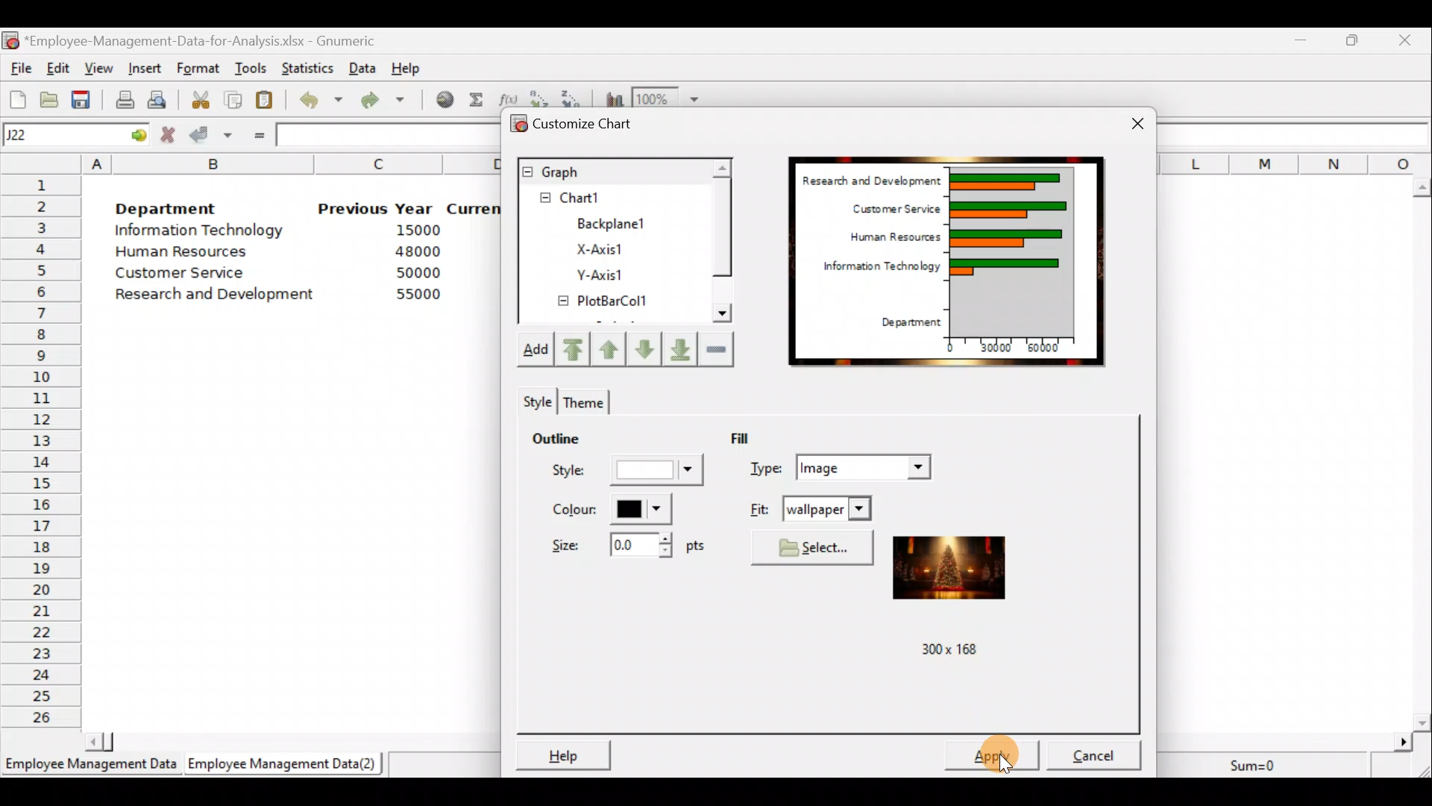 The width and height of the screenshot is (1432, 806). What do you see at coordinates (869, 177) in the screenshot?
I see `Research and Development` at bounding box center [869, 177].